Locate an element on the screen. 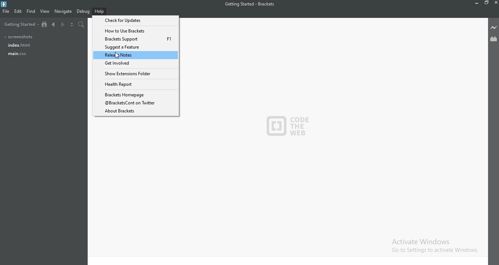  Debug is located at coordinates (83, 12).